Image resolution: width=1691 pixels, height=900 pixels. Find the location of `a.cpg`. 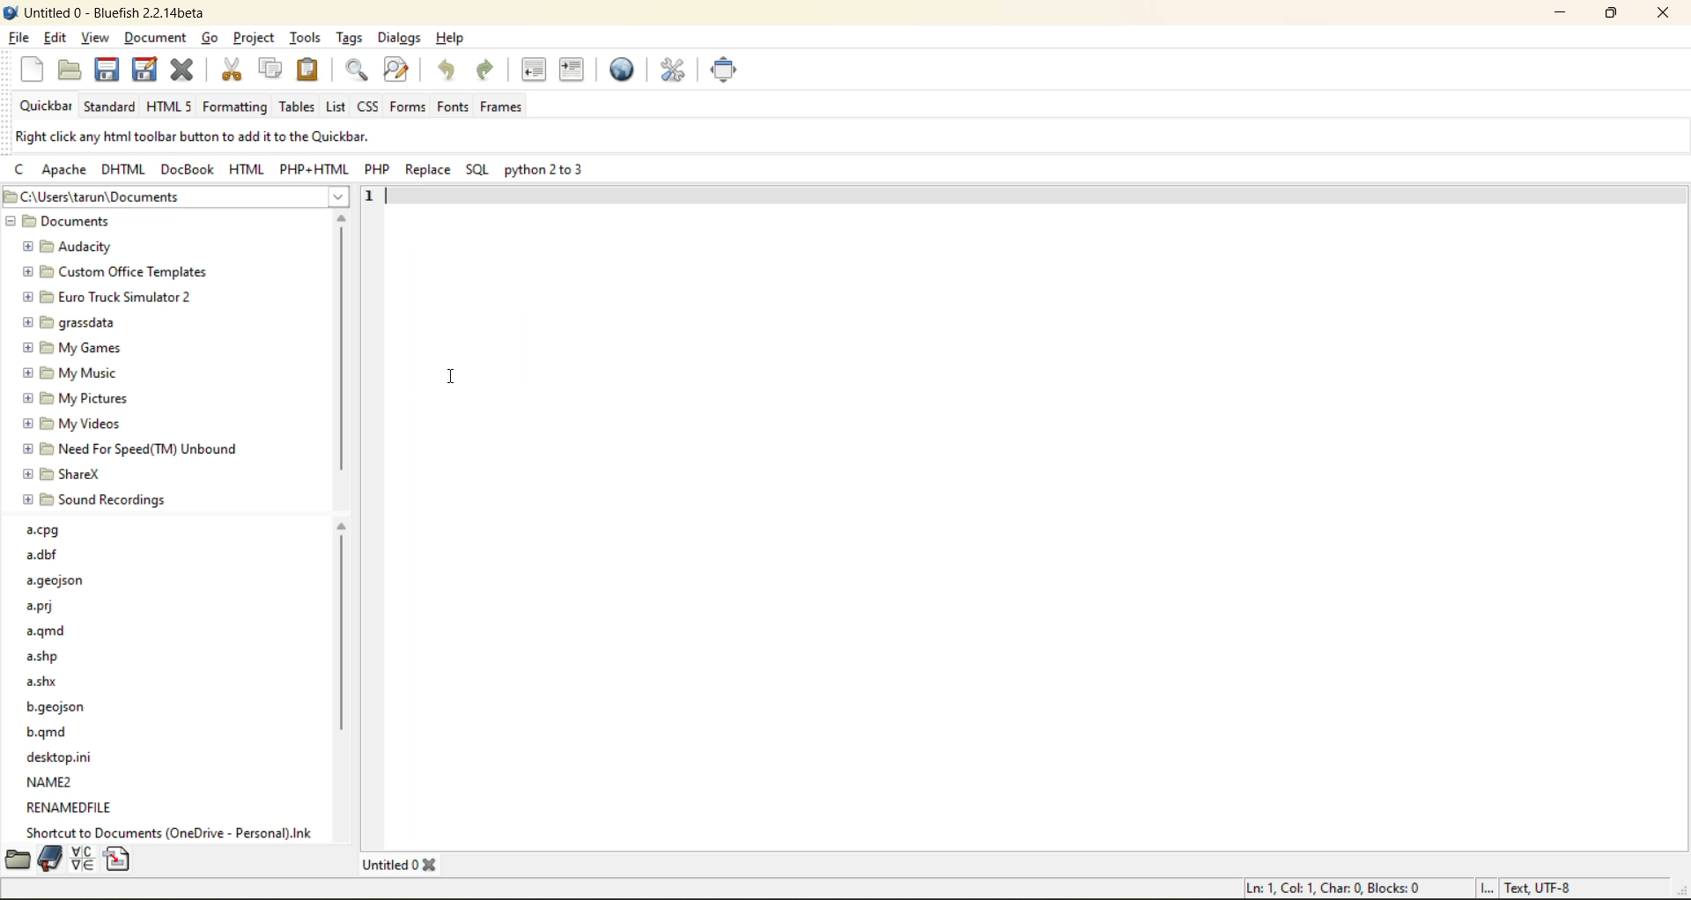

a.cpg is located at coordinates (44, 532).